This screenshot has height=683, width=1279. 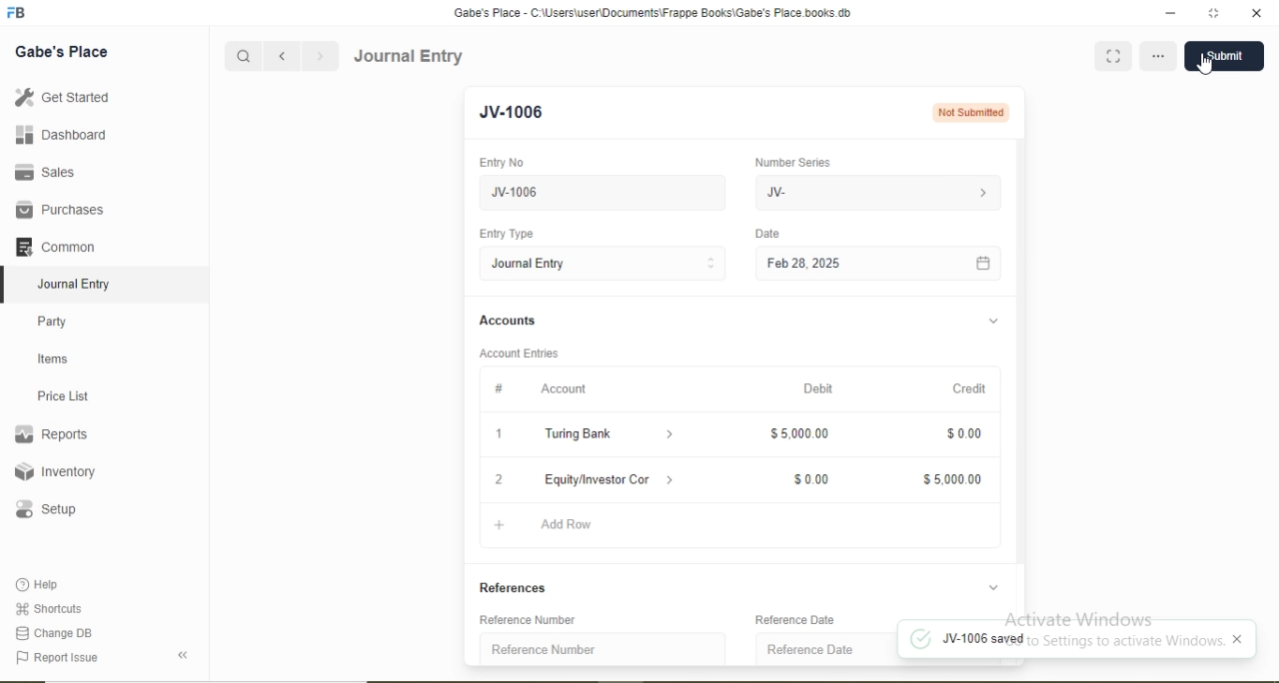 I want to click on close, so click(x=1258, y=13).